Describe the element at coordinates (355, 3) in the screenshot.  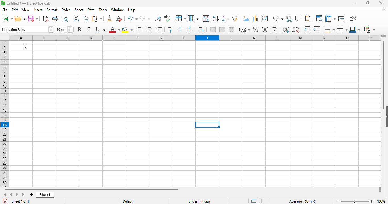
I see `minimize` at that location.